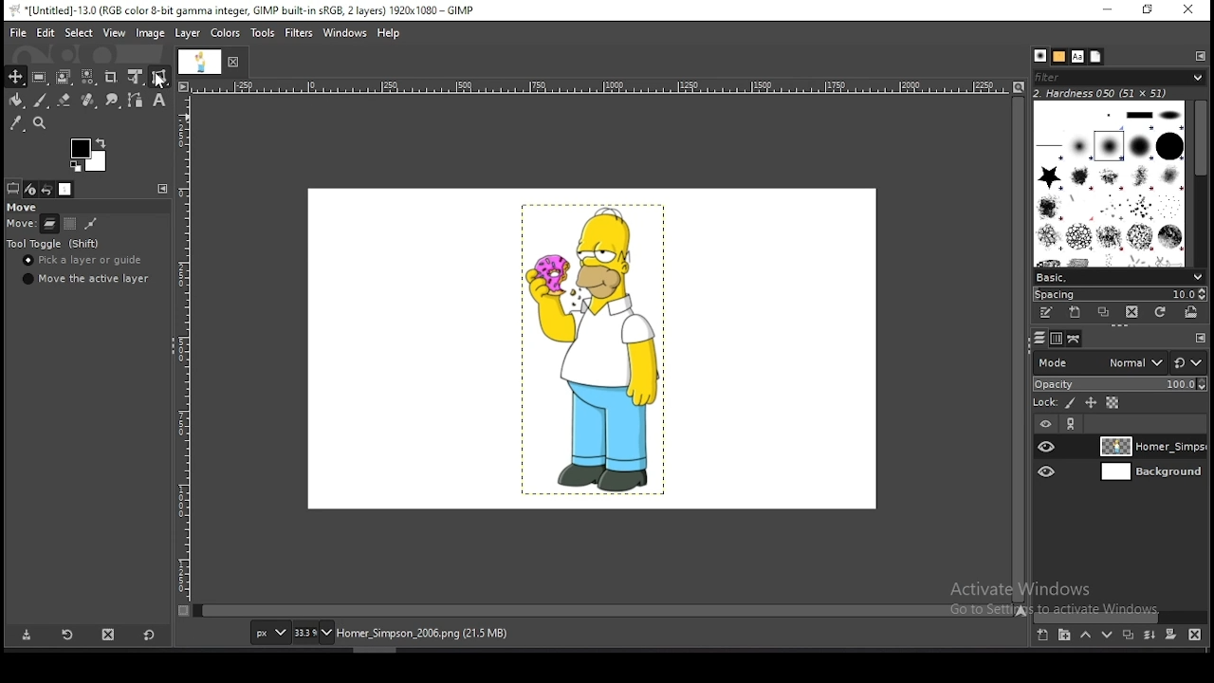 The width and height of the screenshot is (1214, 683). Describe the element at coordinates (39, 122) in the screenshot. I see `zoom tool` at that location.